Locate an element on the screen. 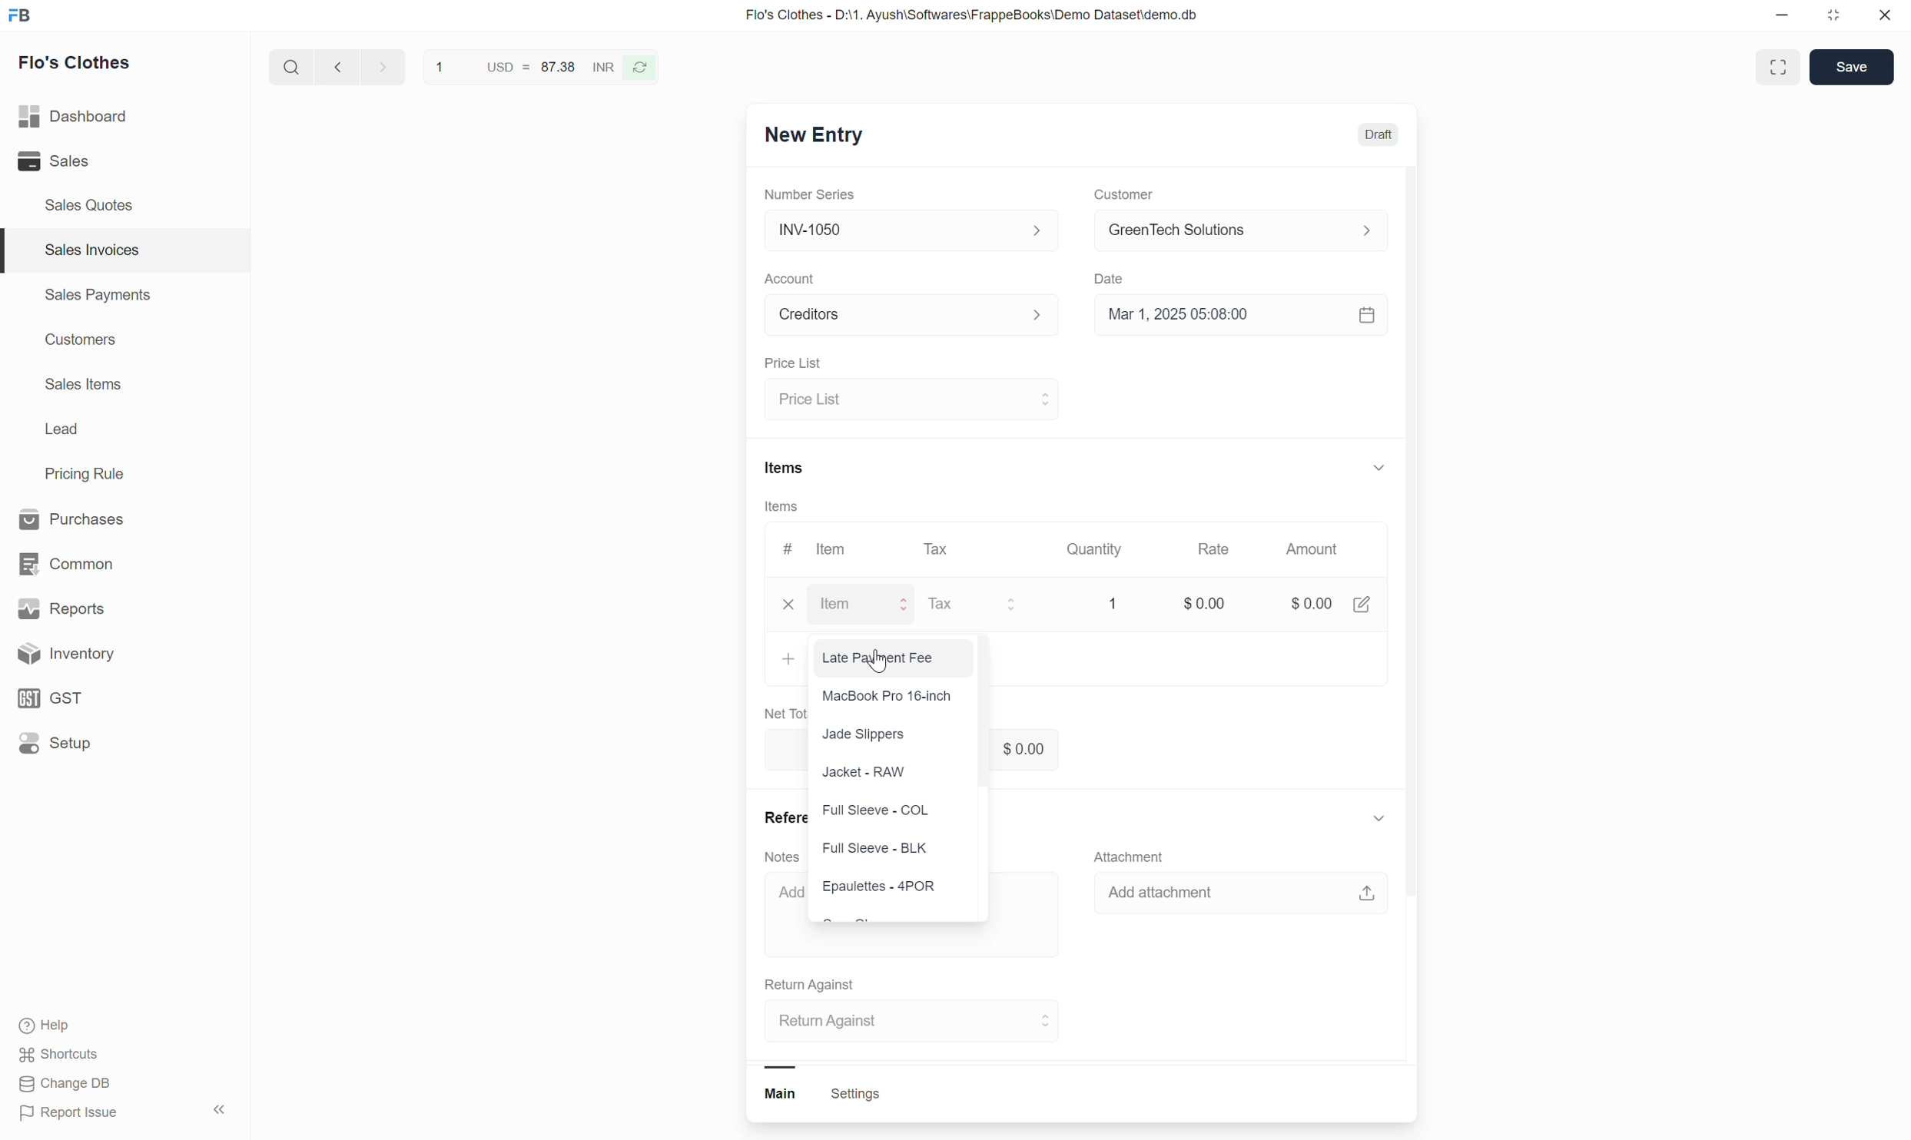  Select date  is located at coordinates (1240, 320).